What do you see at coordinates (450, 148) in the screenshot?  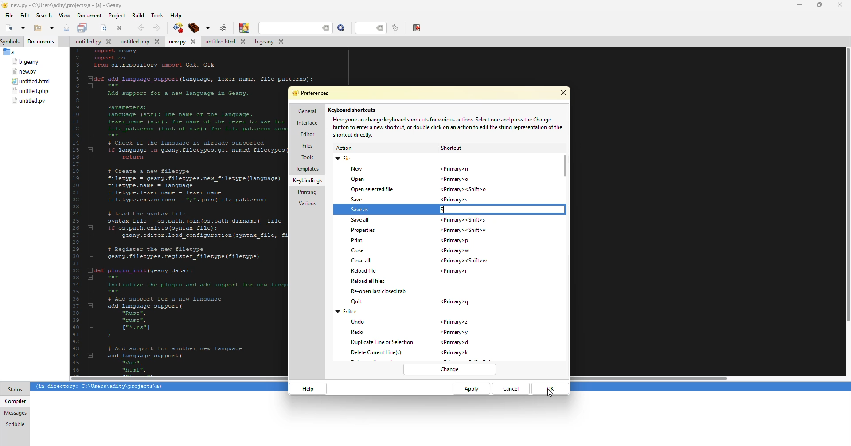 I see `shortcut` at bounding box center [450, 148].